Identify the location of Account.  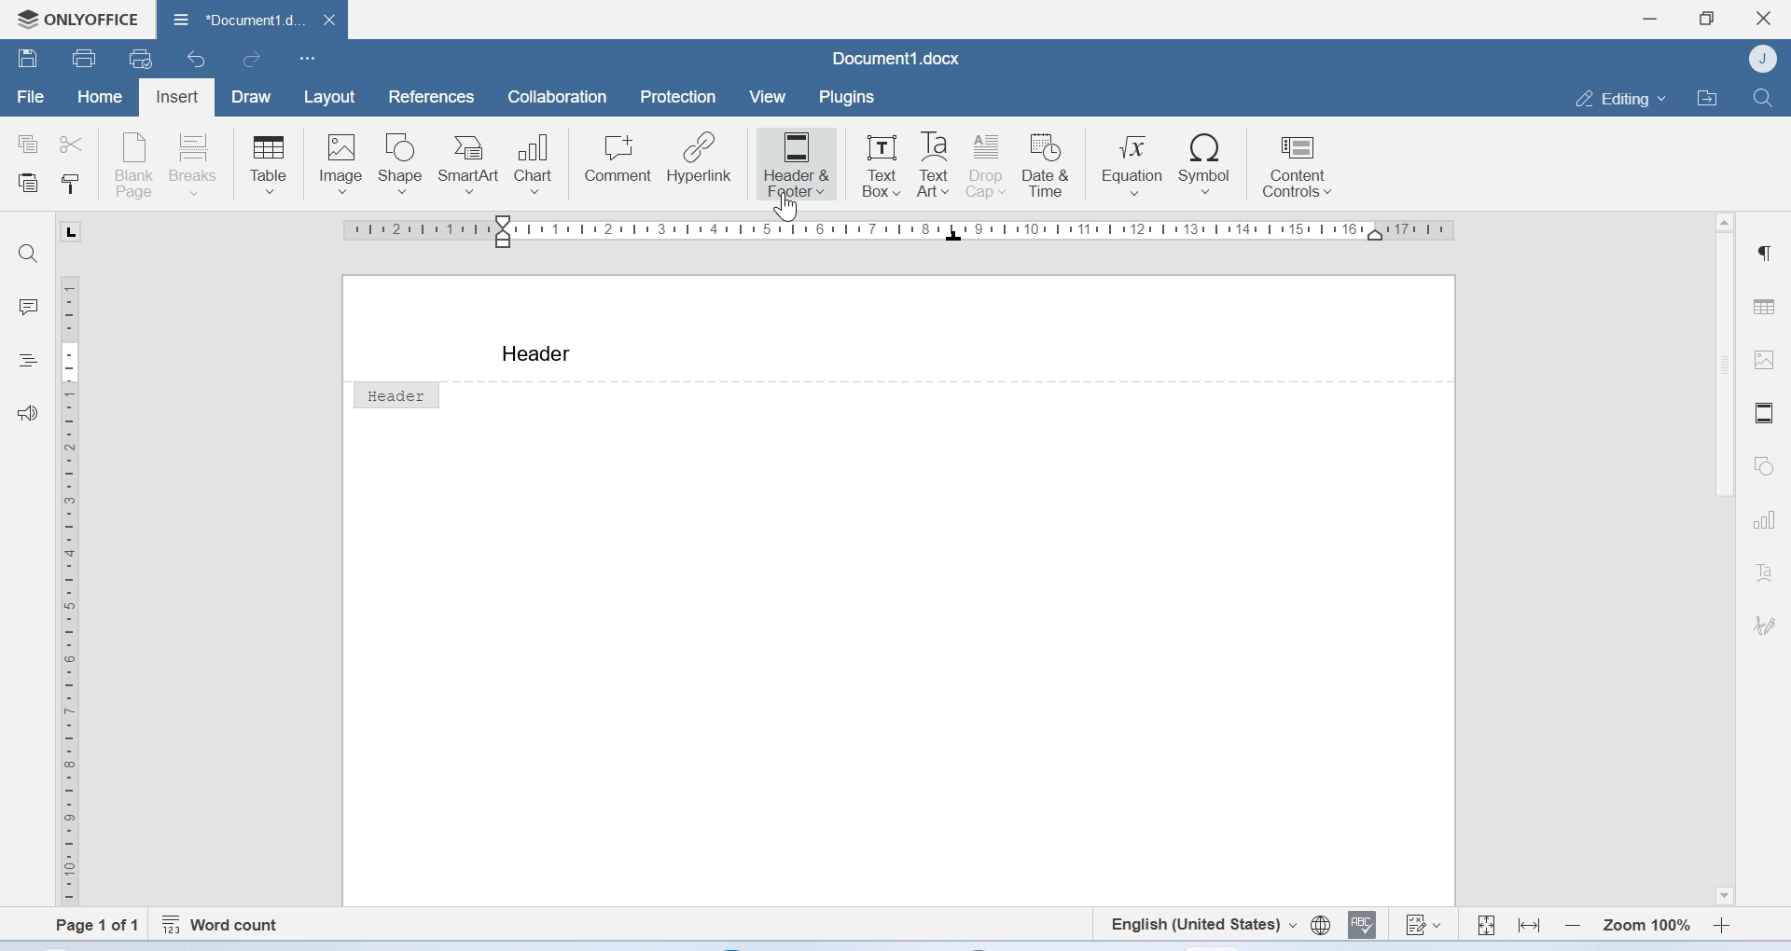
(1763, 60).